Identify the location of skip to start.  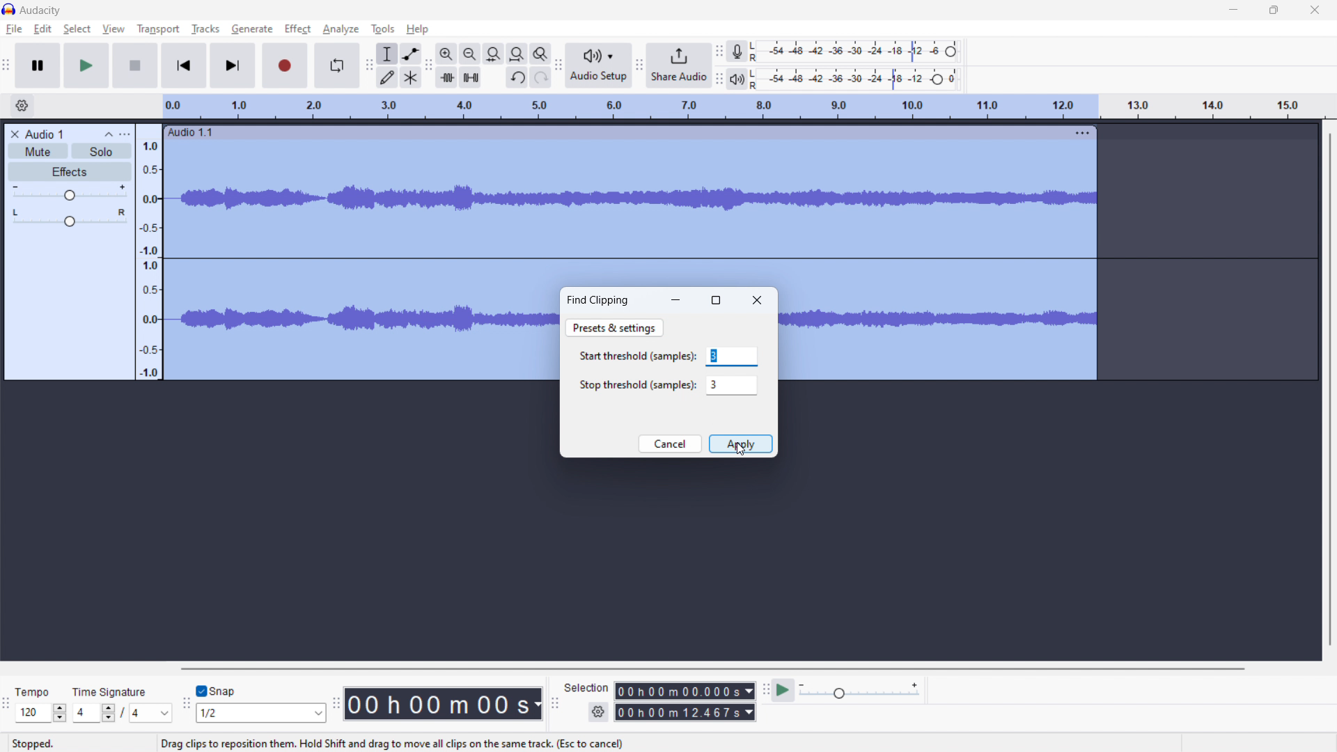
(184, 65).